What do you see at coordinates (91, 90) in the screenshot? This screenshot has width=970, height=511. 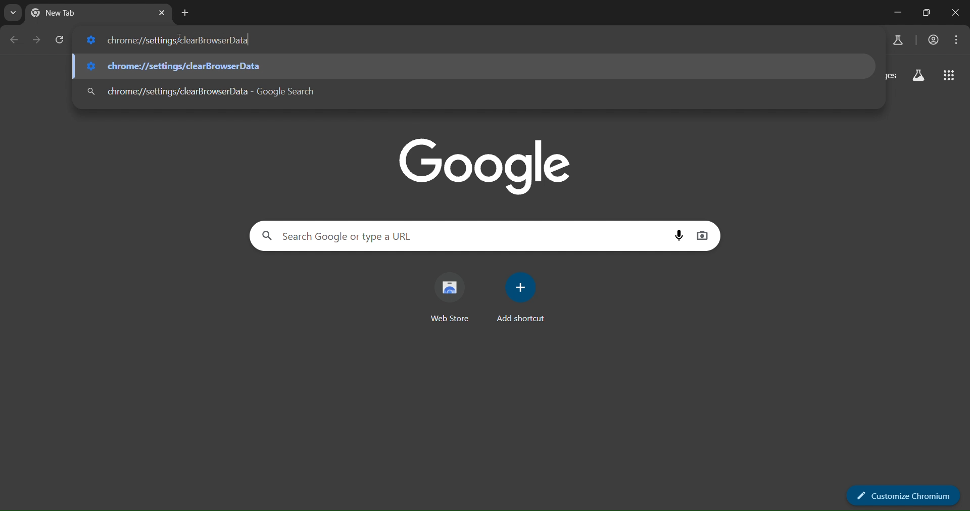 I see `search` at bounding box center [91, 90].